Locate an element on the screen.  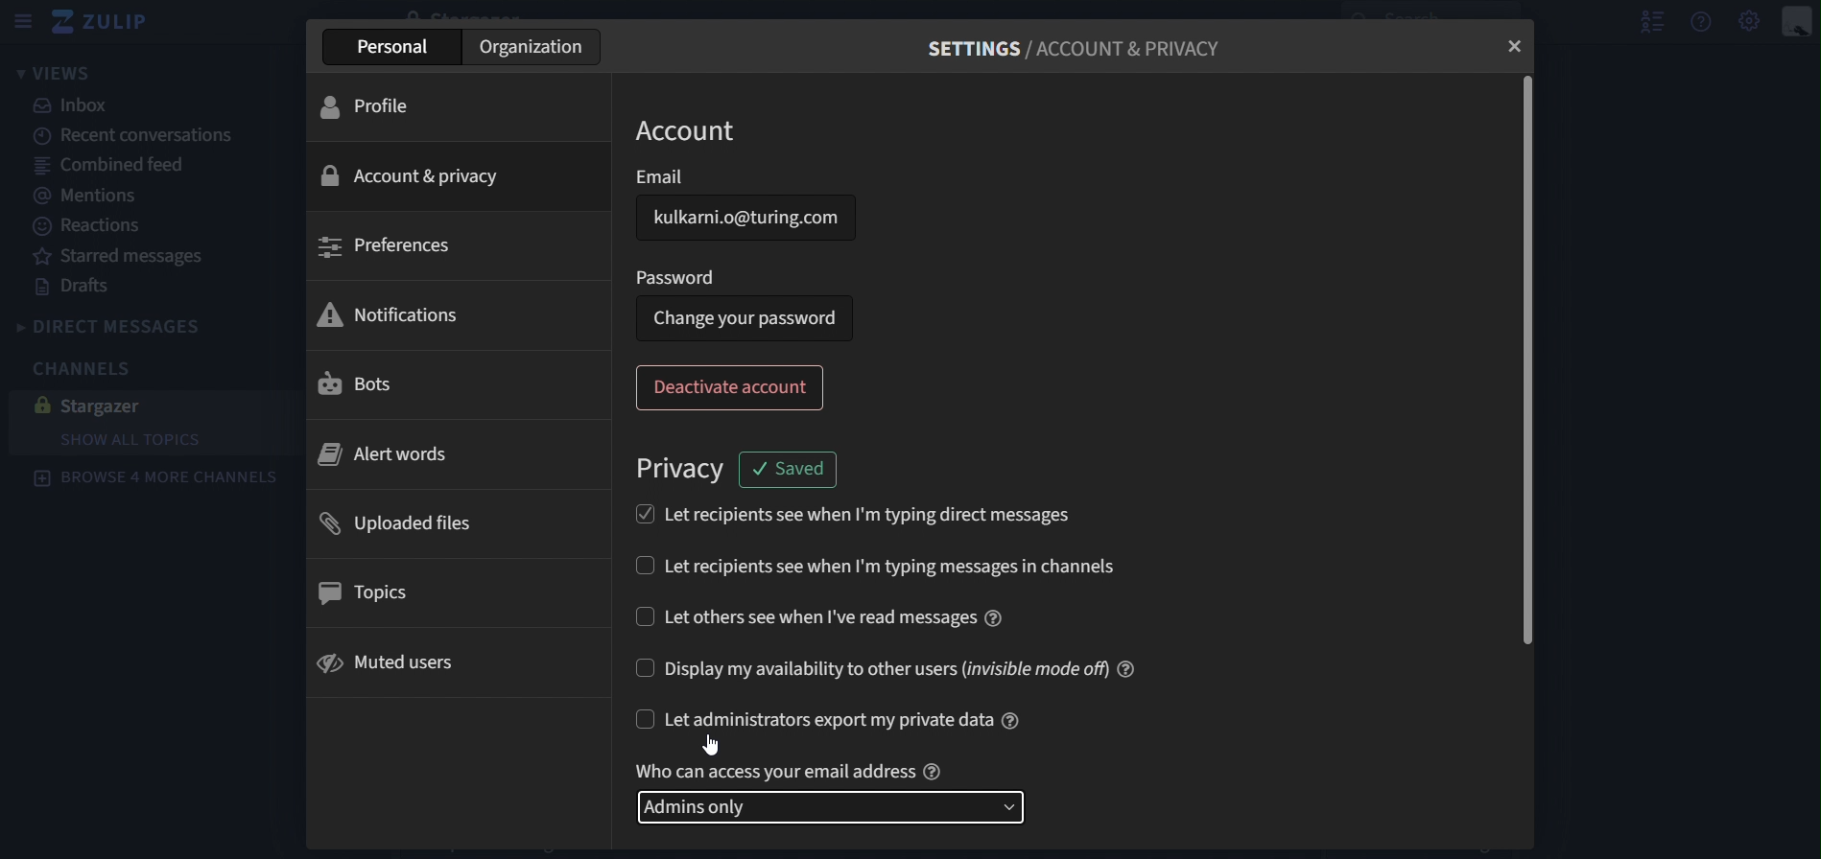
password is located at coordinates (678, 277).